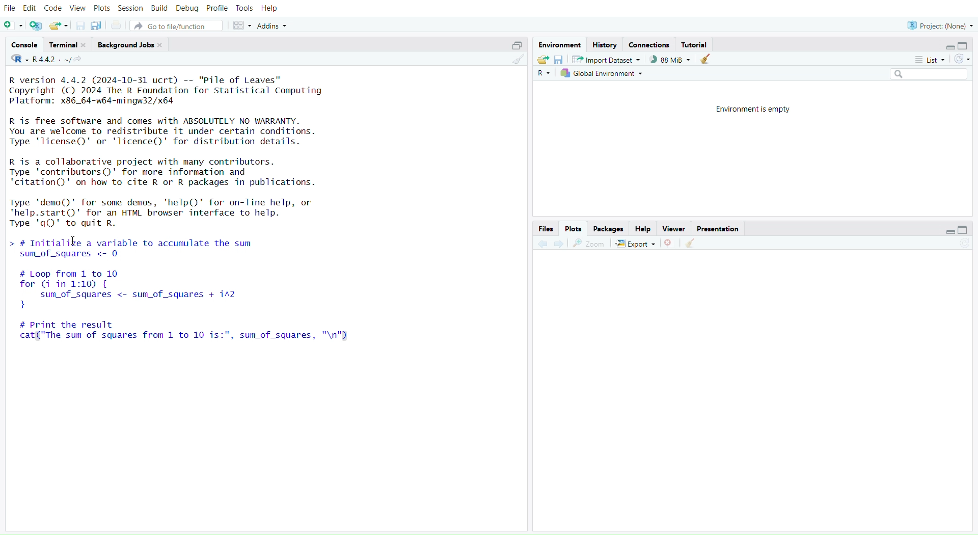 This screenshot has width=978, height=535. What do you see at coordinates (514, 60) in the screenshot?
I see `clear console` at bounding box center [514, 60].